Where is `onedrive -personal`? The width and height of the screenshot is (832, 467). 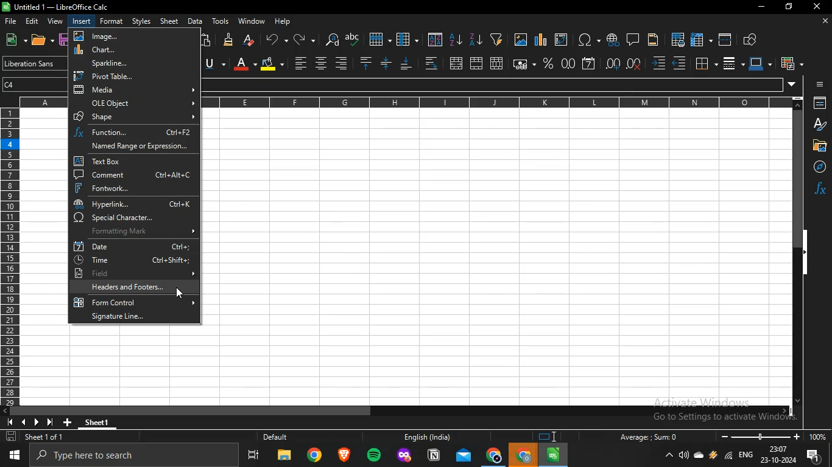
onedrive -personal is located at coordinates (699, 458).